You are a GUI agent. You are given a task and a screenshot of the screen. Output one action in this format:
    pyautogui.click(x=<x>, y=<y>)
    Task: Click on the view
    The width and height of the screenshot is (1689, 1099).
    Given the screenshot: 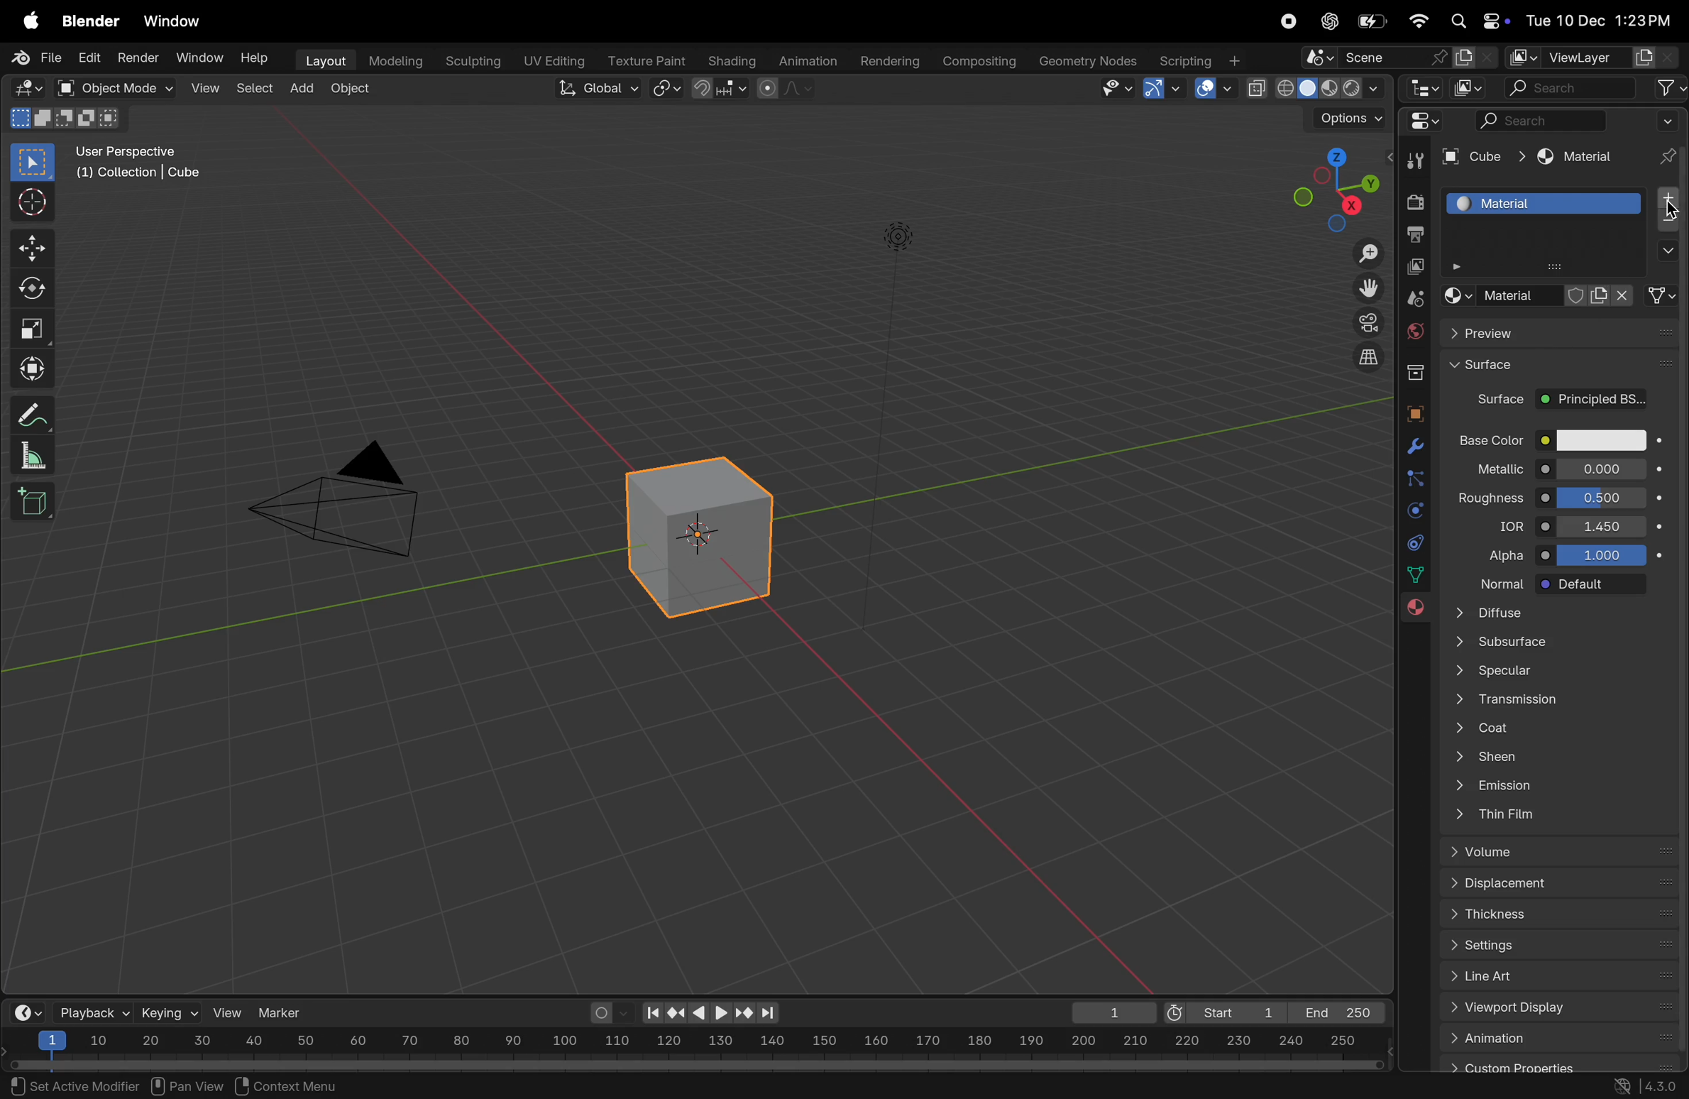 What is the action you would take?
    pyautogui.click(x=229, y=1012)
    